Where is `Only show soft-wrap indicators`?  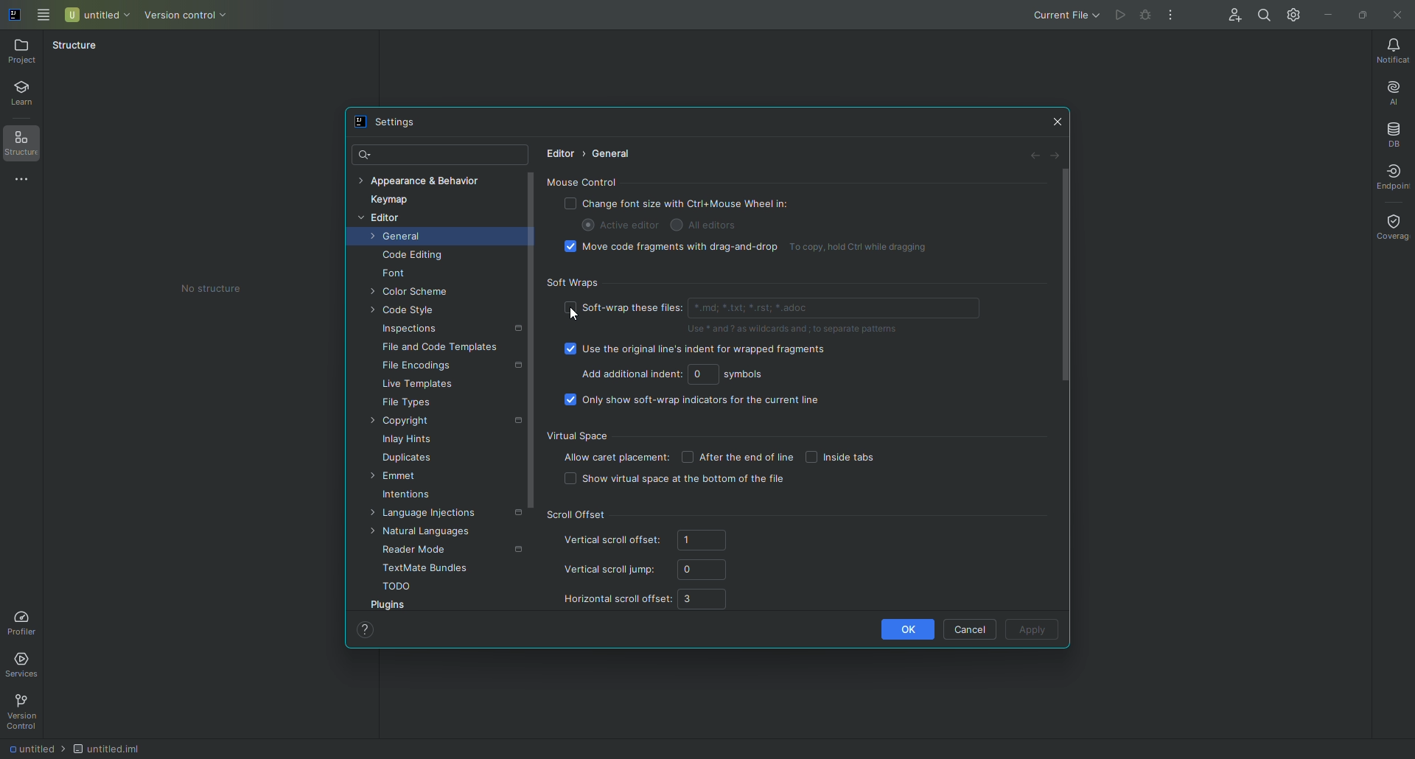 Only show soft-wrap indicators is located at coordinates (694, 402).